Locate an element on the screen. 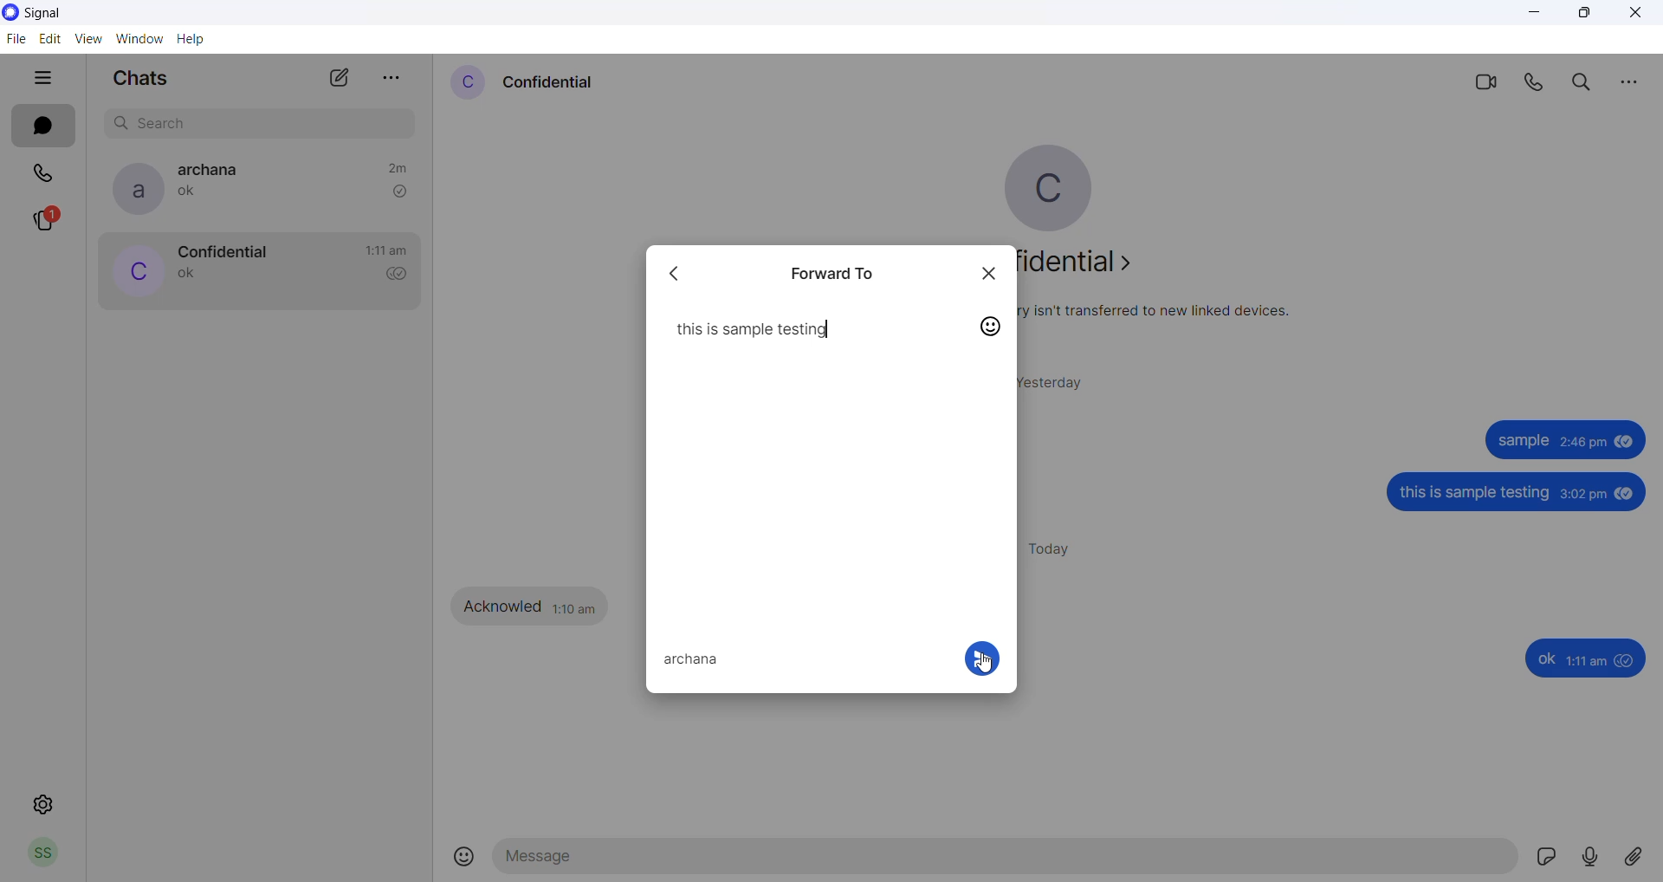 Image resolution: width=1663 pixels, height=882 pixels. voice call is located at coordinates (1537, 82).